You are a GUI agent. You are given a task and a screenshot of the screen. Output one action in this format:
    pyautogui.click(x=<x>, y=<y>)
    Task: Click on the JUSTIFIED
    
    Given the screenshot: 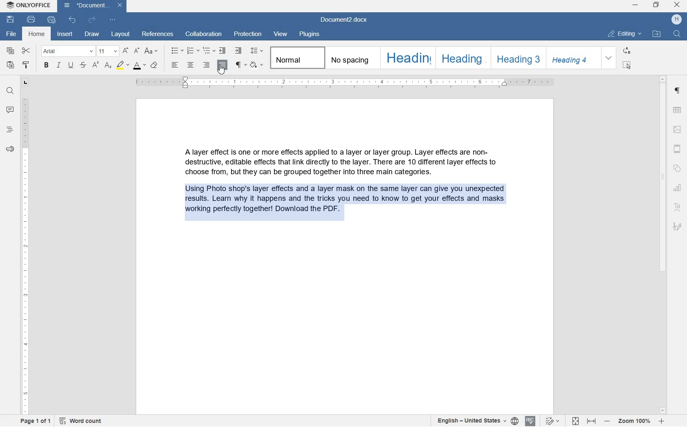 What is the action you would take?
    pyautogui.click(x=222, y=65)
    